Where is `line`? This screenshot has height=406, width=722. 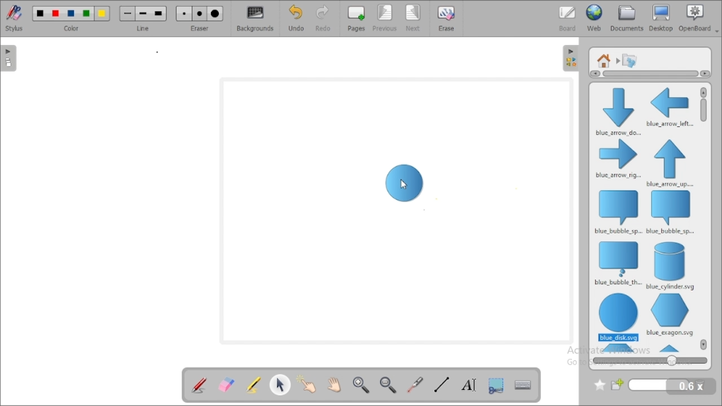
line is located at coordinates (143, 18).